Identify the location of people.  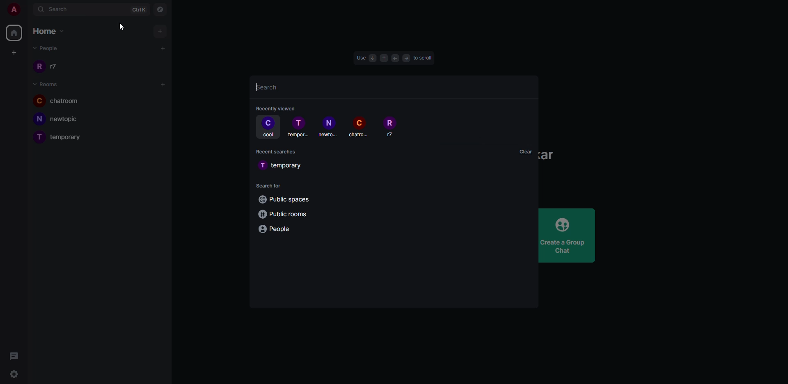
(277, 229).